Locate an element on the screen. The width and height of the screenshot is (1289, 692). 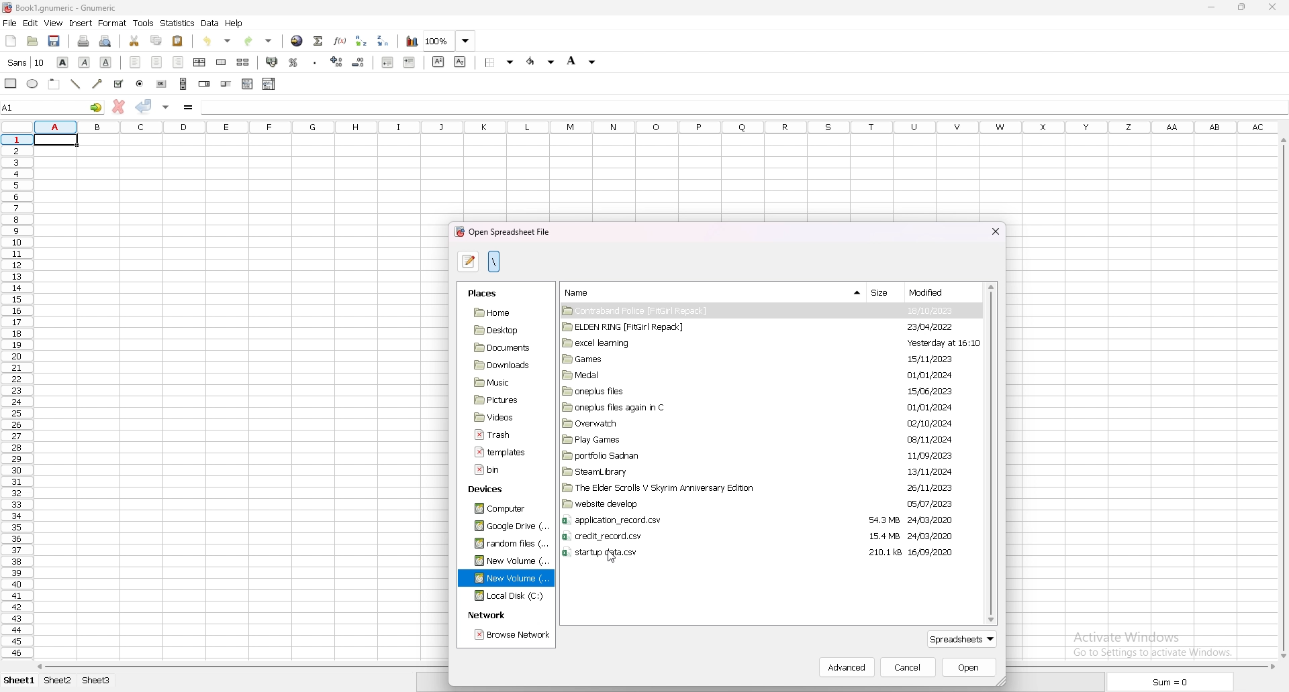
radio button is located at coordinates (140, 84).